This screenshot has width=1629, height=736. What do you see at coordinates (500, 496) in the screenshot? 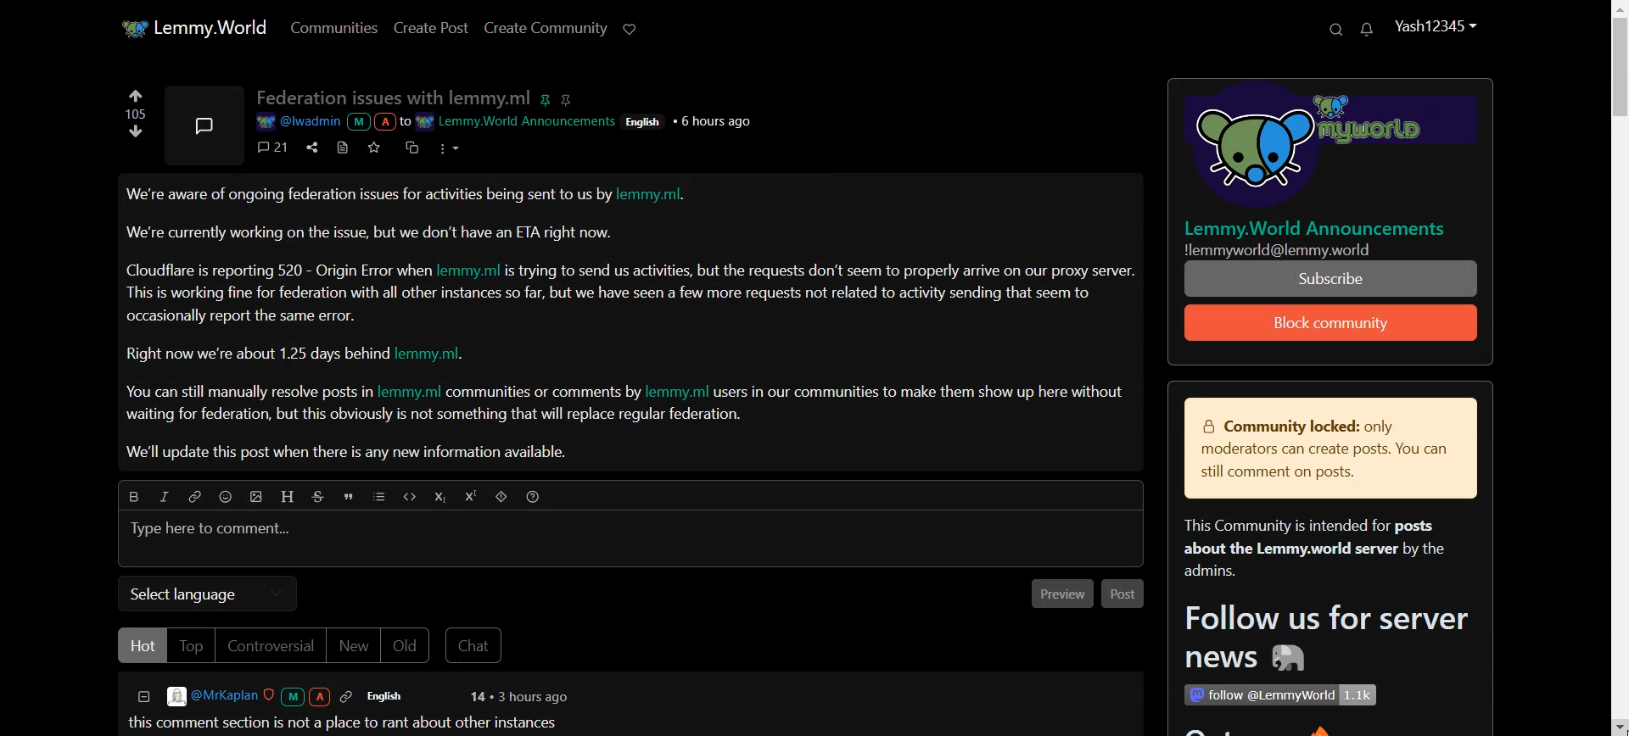
I see `Spoiler` at bounding box center [500, 496].